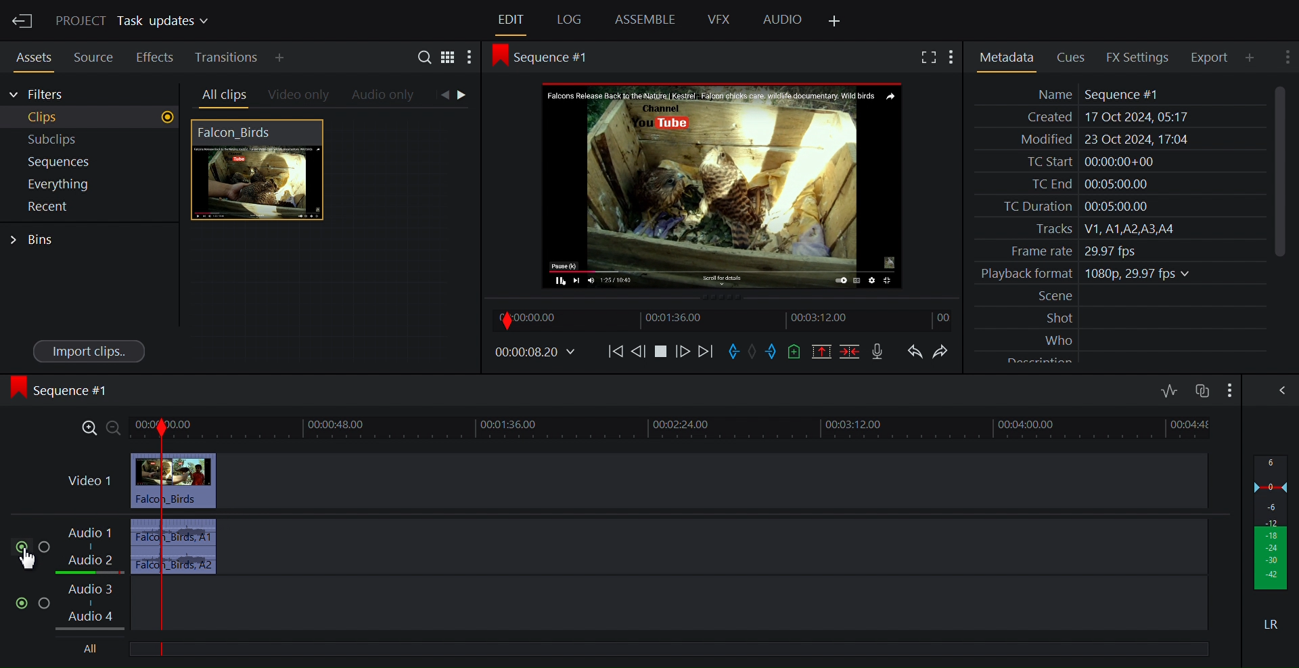  Describe the element at coordinates (1118, 162) in the screenshot. I see `TC Start` at that location.